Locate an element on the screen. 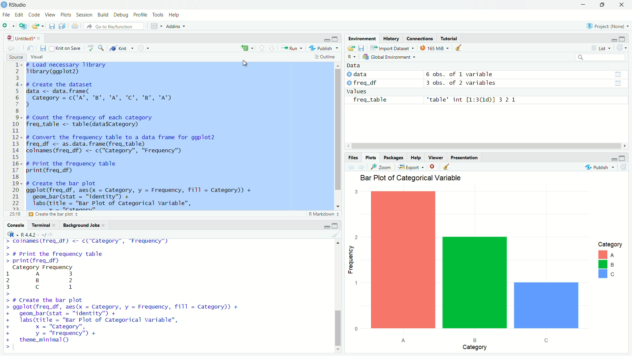  save is located at coordinates (44, 48).